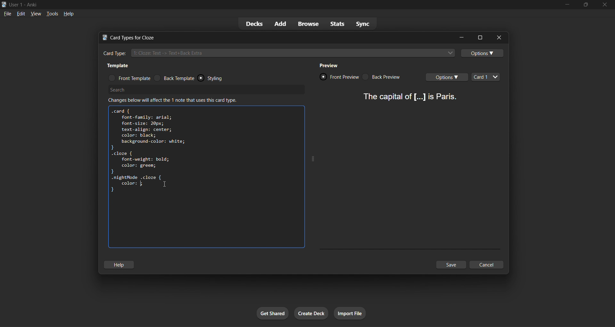  Describe the element at coordinates (207, 92) in the screenshot. I see `search bar` at that location.